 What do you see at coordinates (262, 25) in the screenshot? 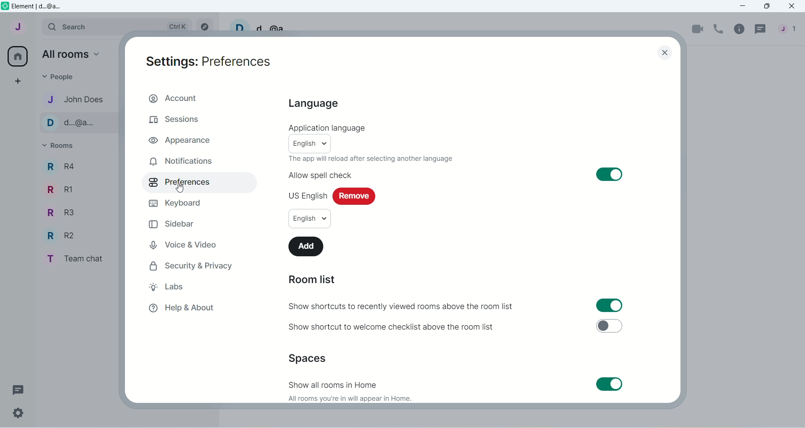
I see `Username- d..@a` at bounding box center [262, 25].